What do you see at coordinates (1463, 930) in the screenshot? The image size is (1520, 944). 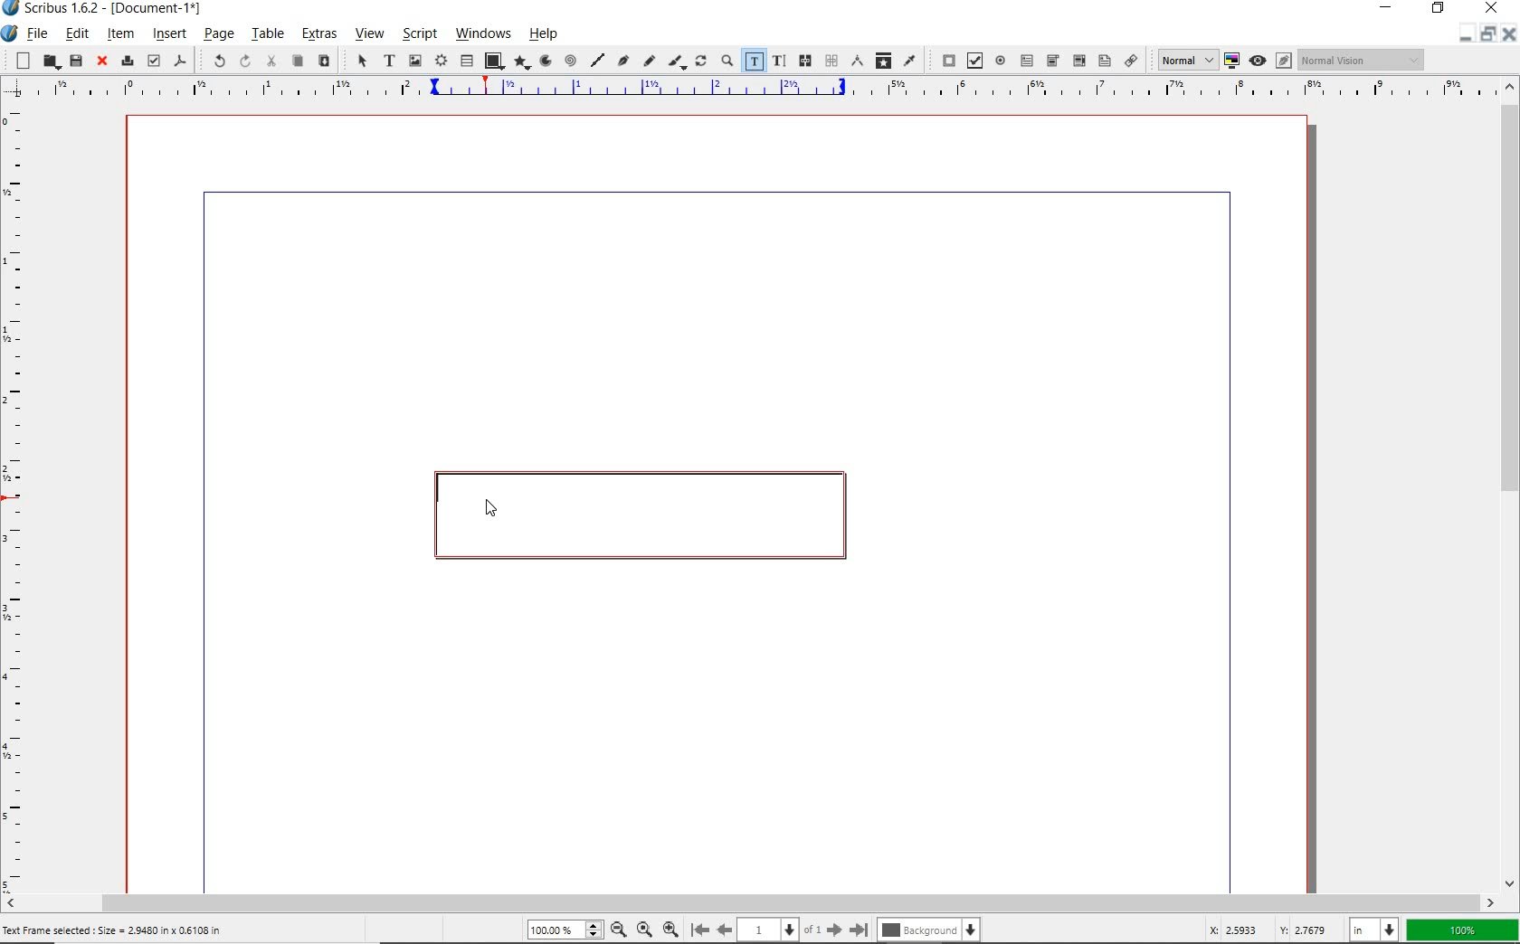 I see `100%` at bounding box center [1463, 930].